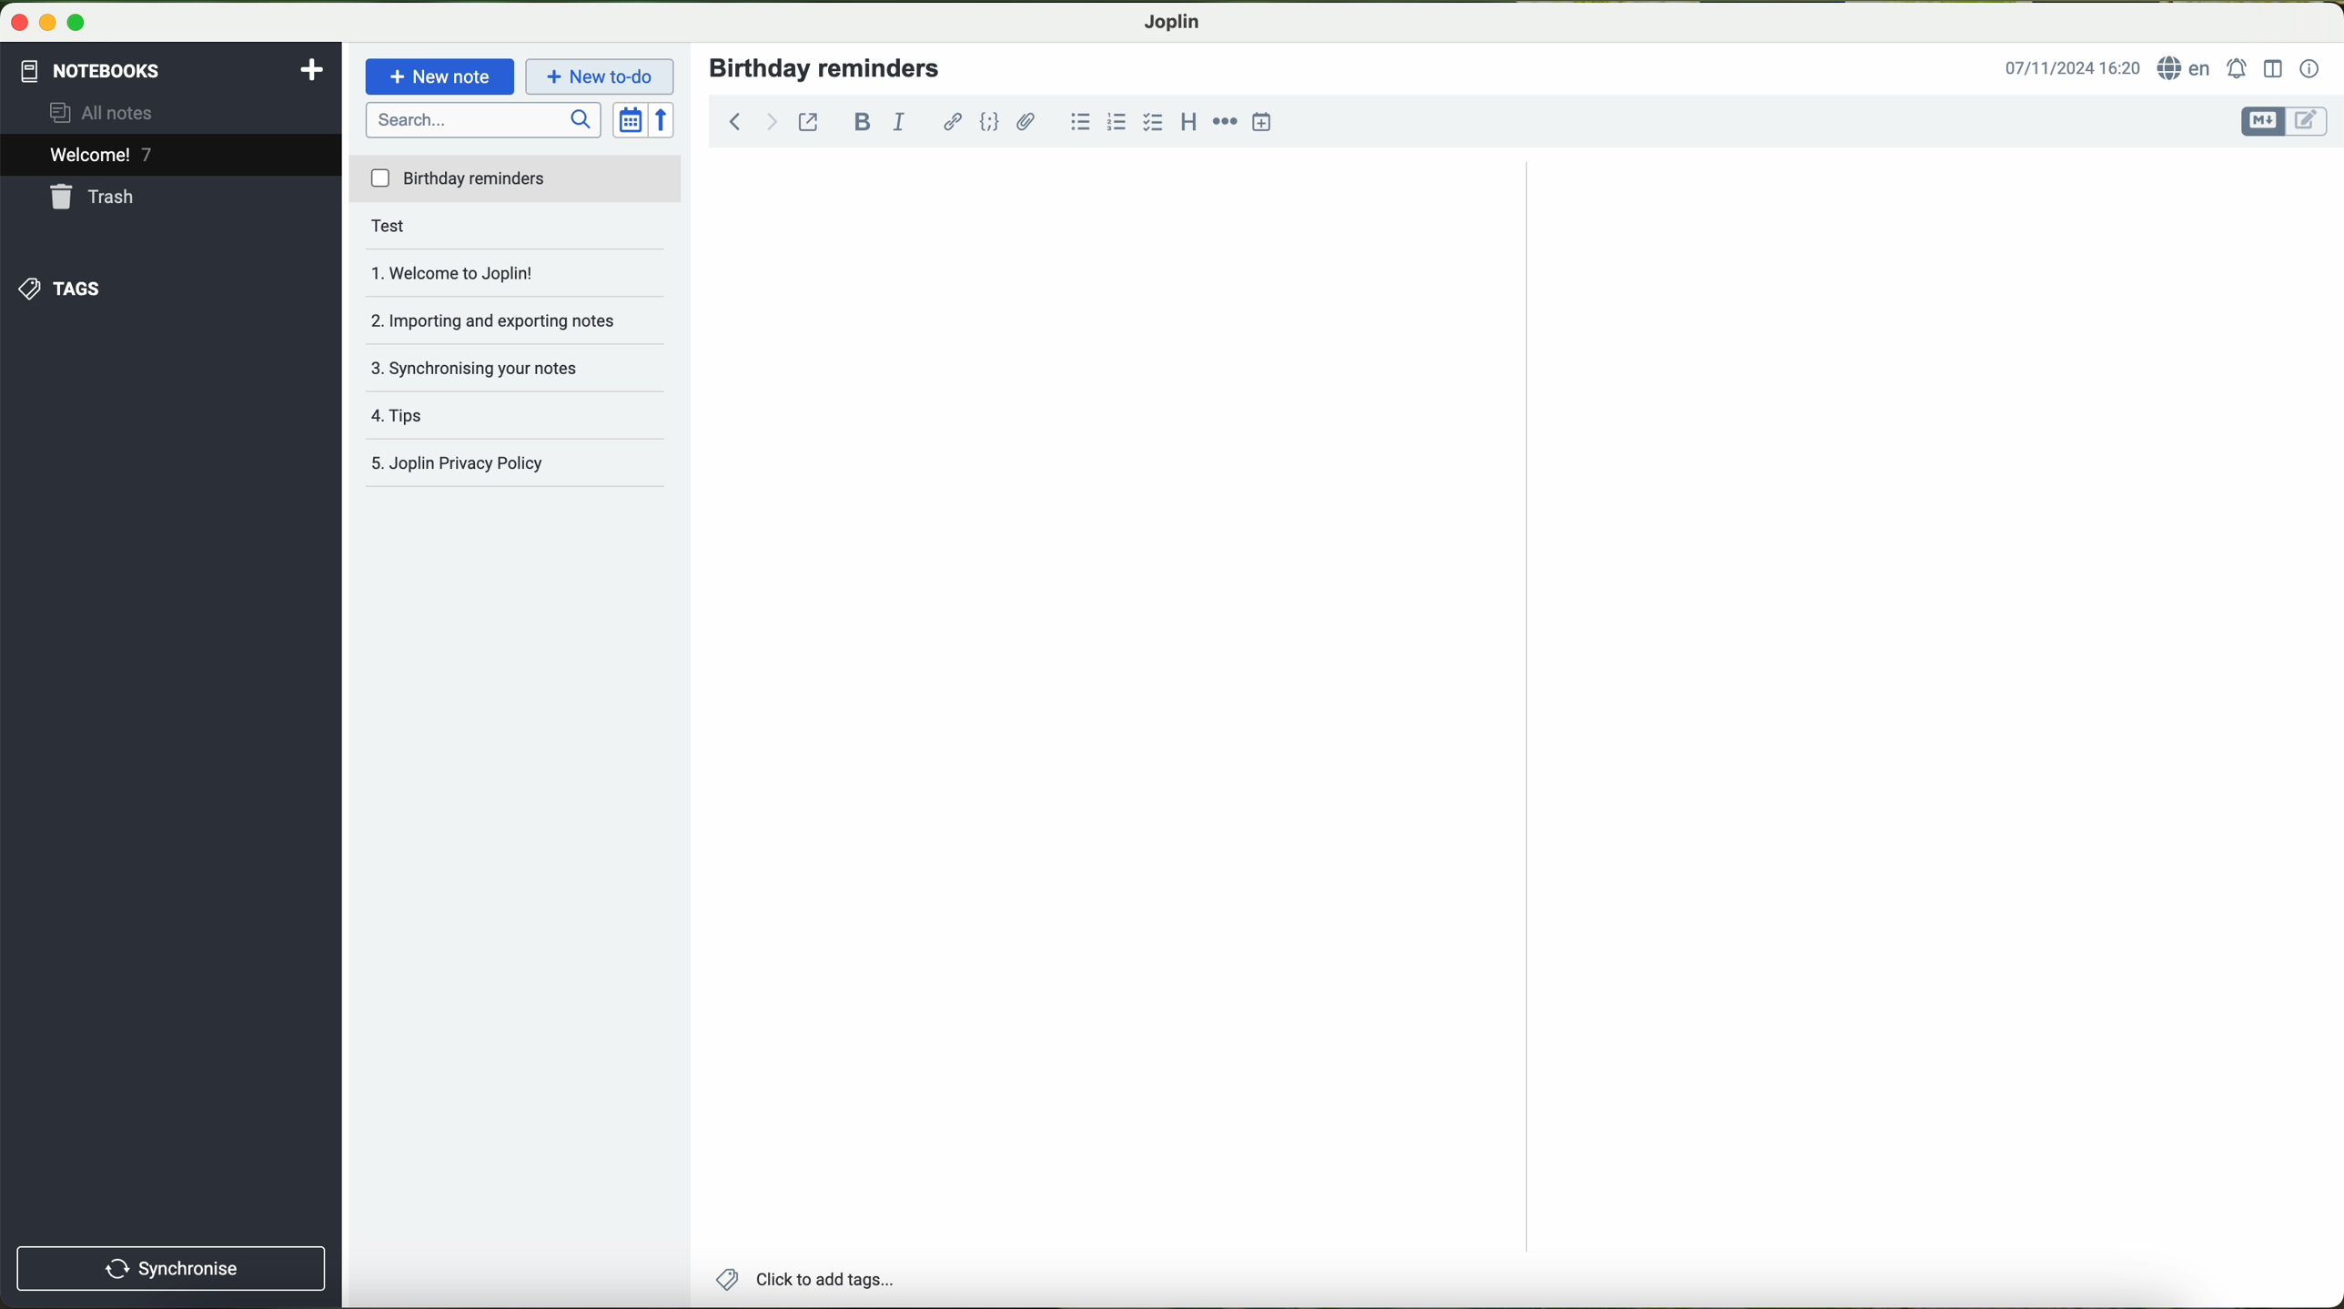 This screenshot has height=1309, width=2344. I want to click on screen buttons, so click(54, 21).